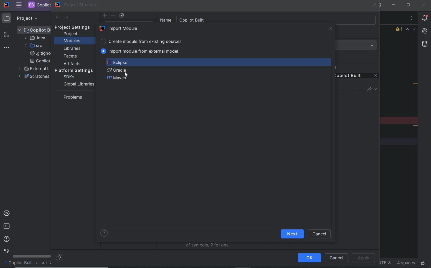  Describe the element at coordinates (23, 18) in the screenshot. I see `PROJECT` at that location.